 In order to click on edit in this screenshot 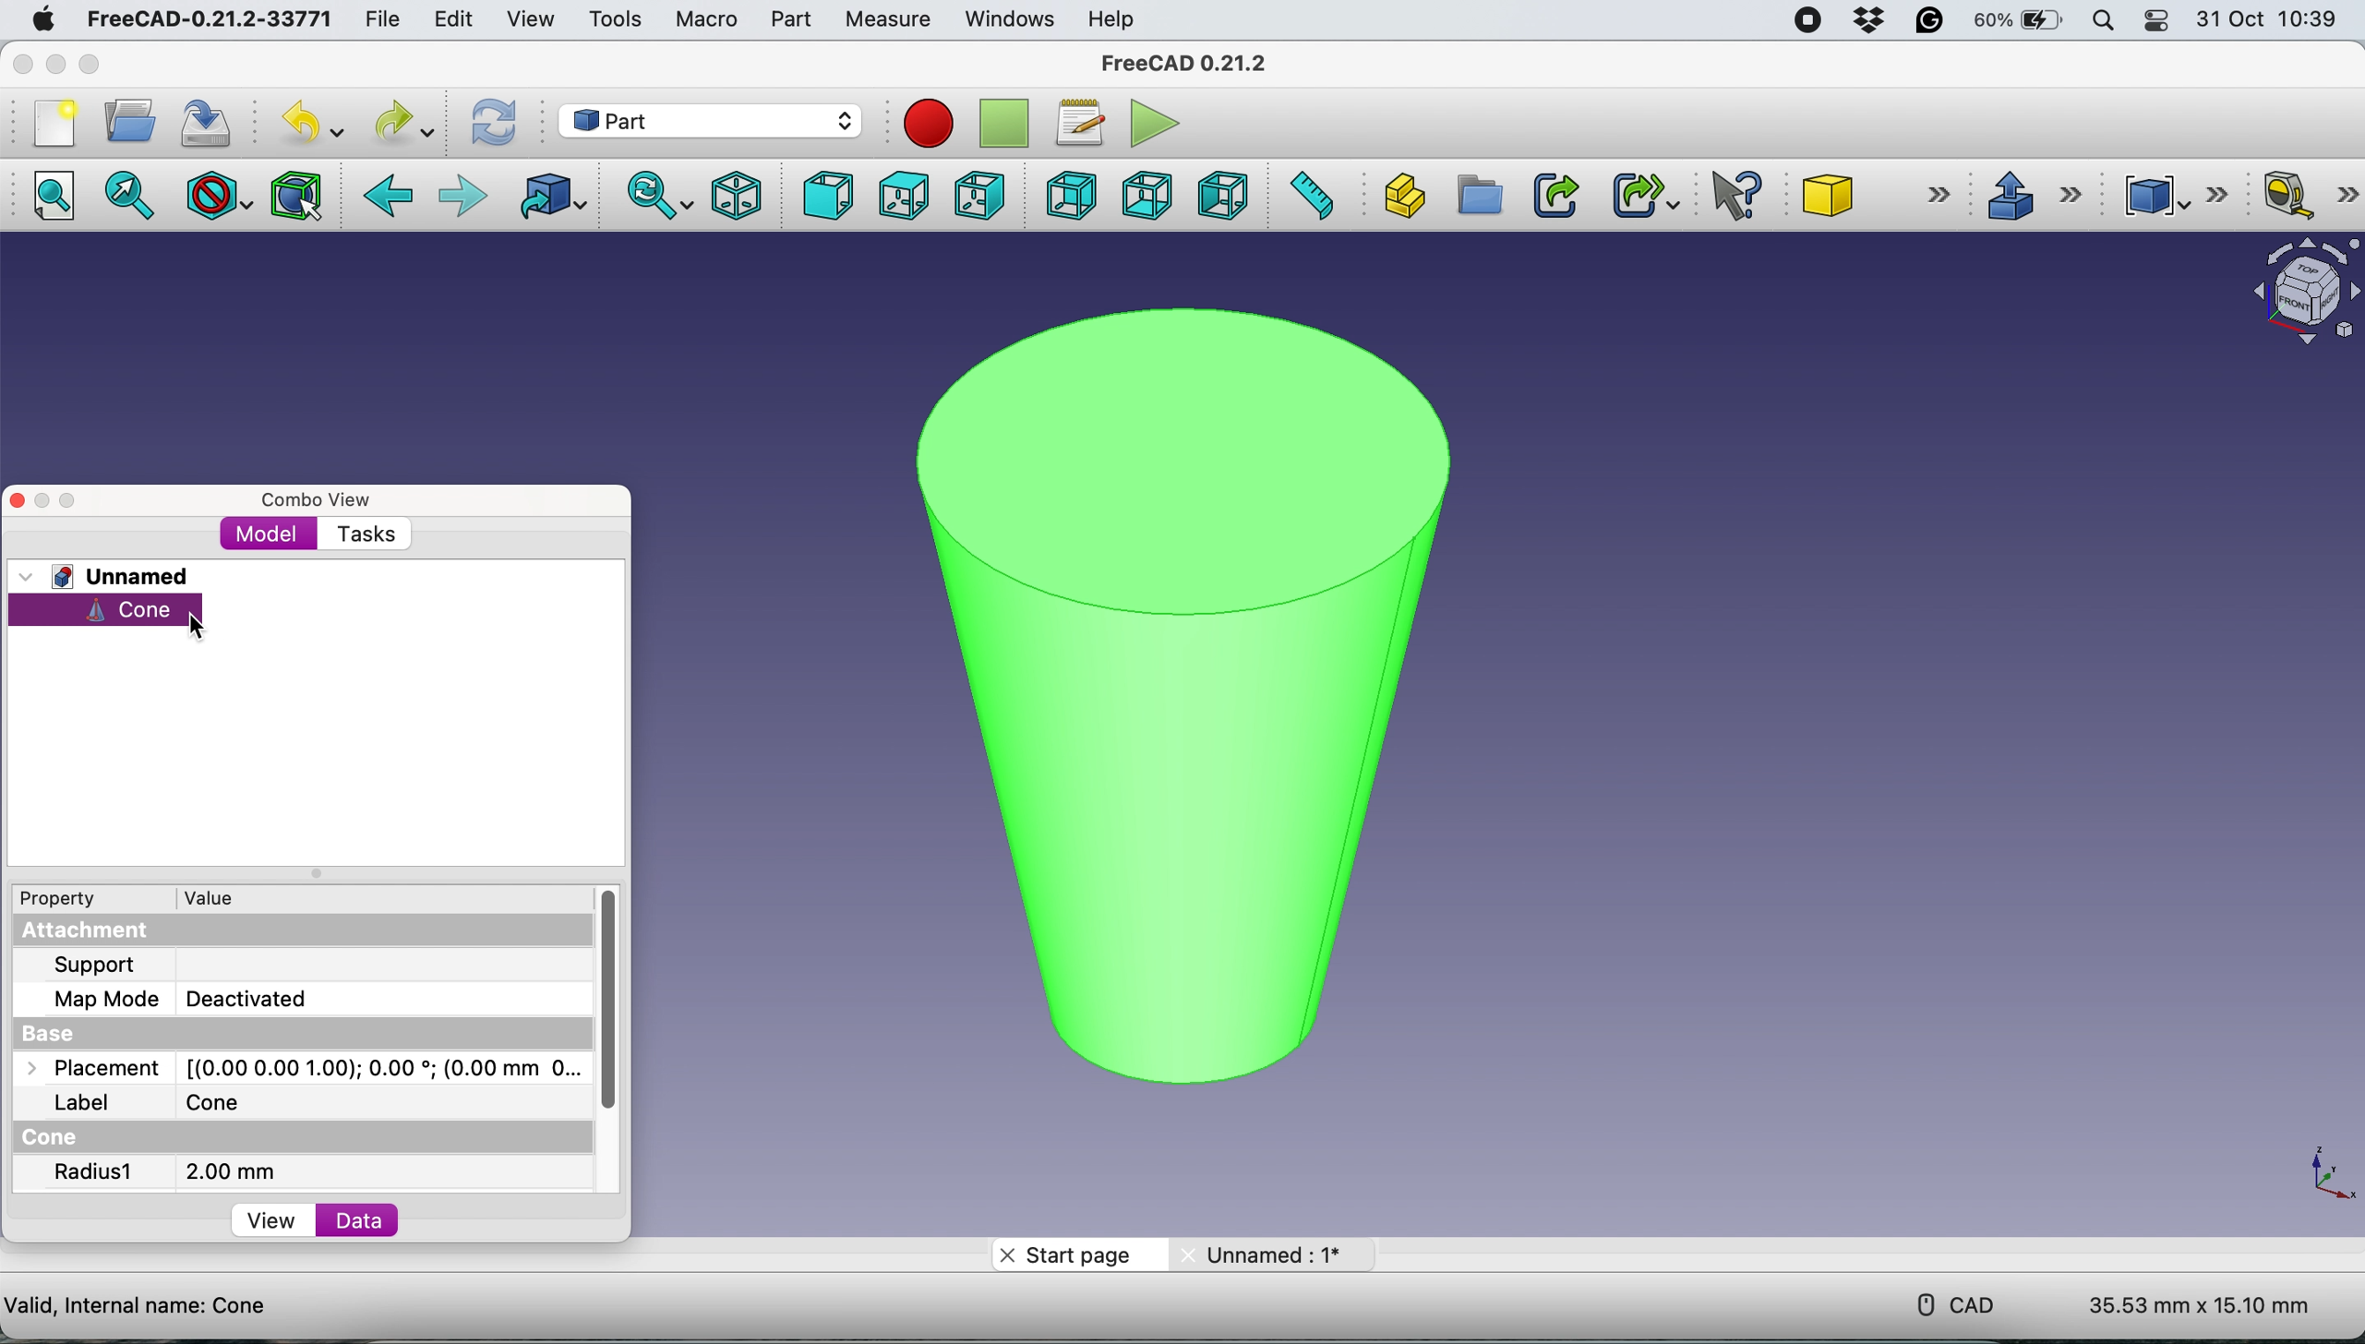, I will do `click(451, 18)`.